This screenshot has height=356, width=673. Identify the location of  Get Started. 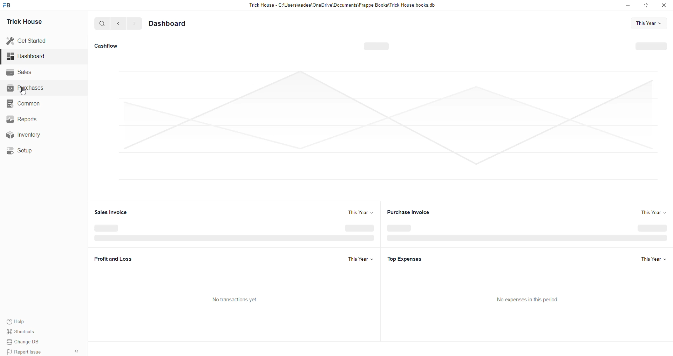
(27, 40).